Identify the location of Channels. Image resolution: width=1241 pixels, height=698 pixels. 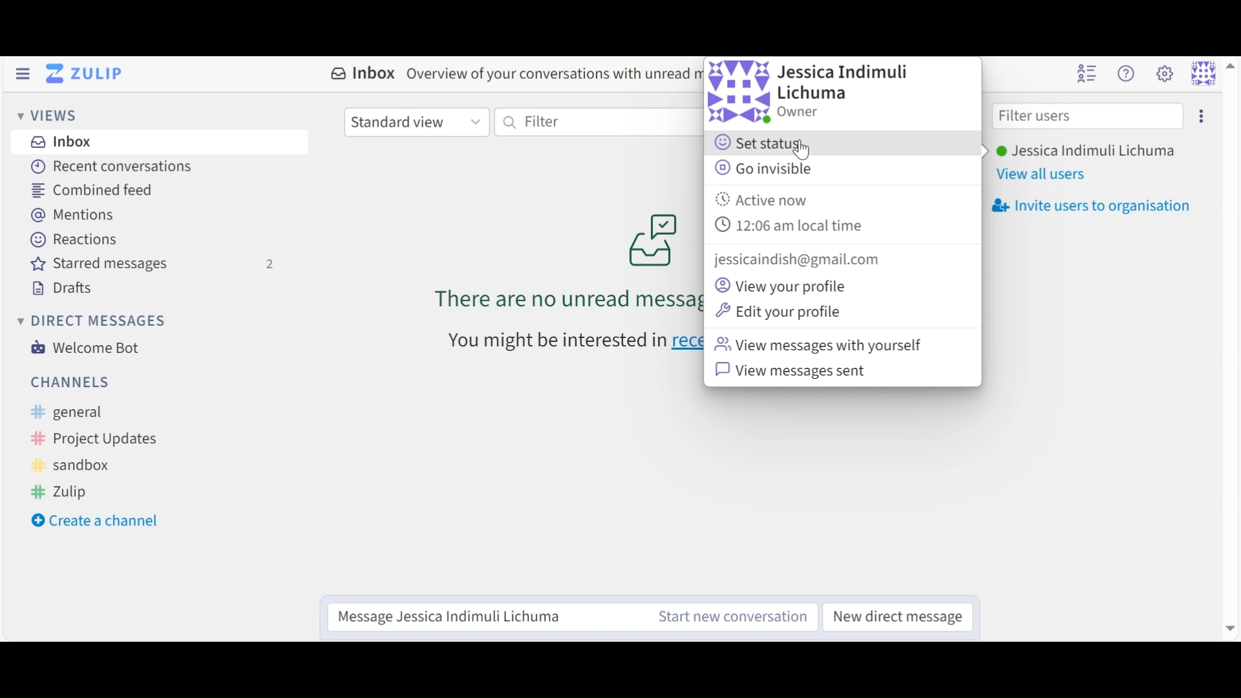
(70, 381).